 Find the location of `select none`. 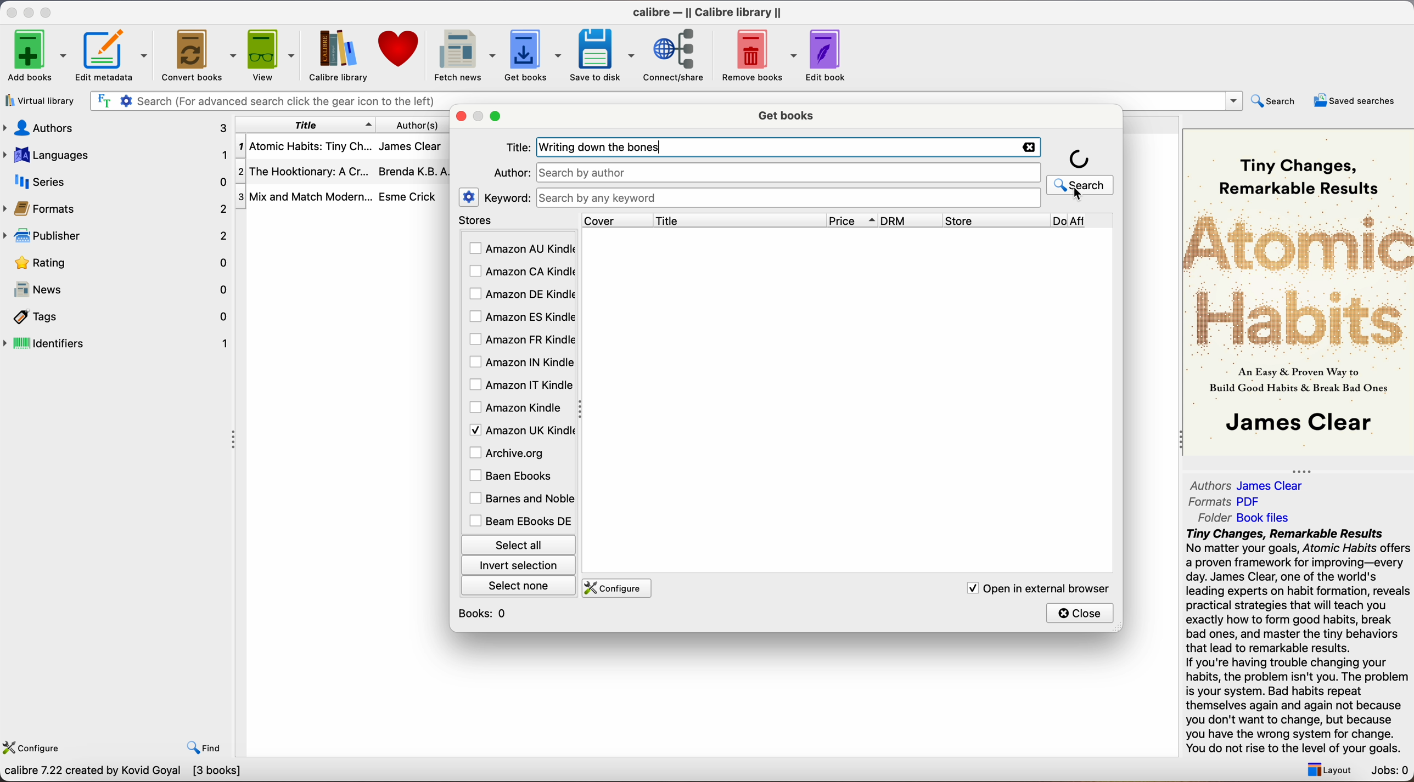

select none is located at coordinates (520, 585).